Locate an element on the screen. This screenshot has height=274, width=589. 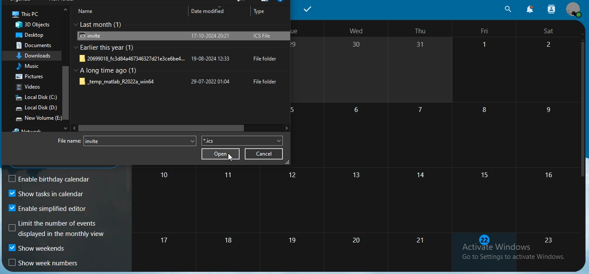
show tasks in calendar is located at coordinates (46, 194).